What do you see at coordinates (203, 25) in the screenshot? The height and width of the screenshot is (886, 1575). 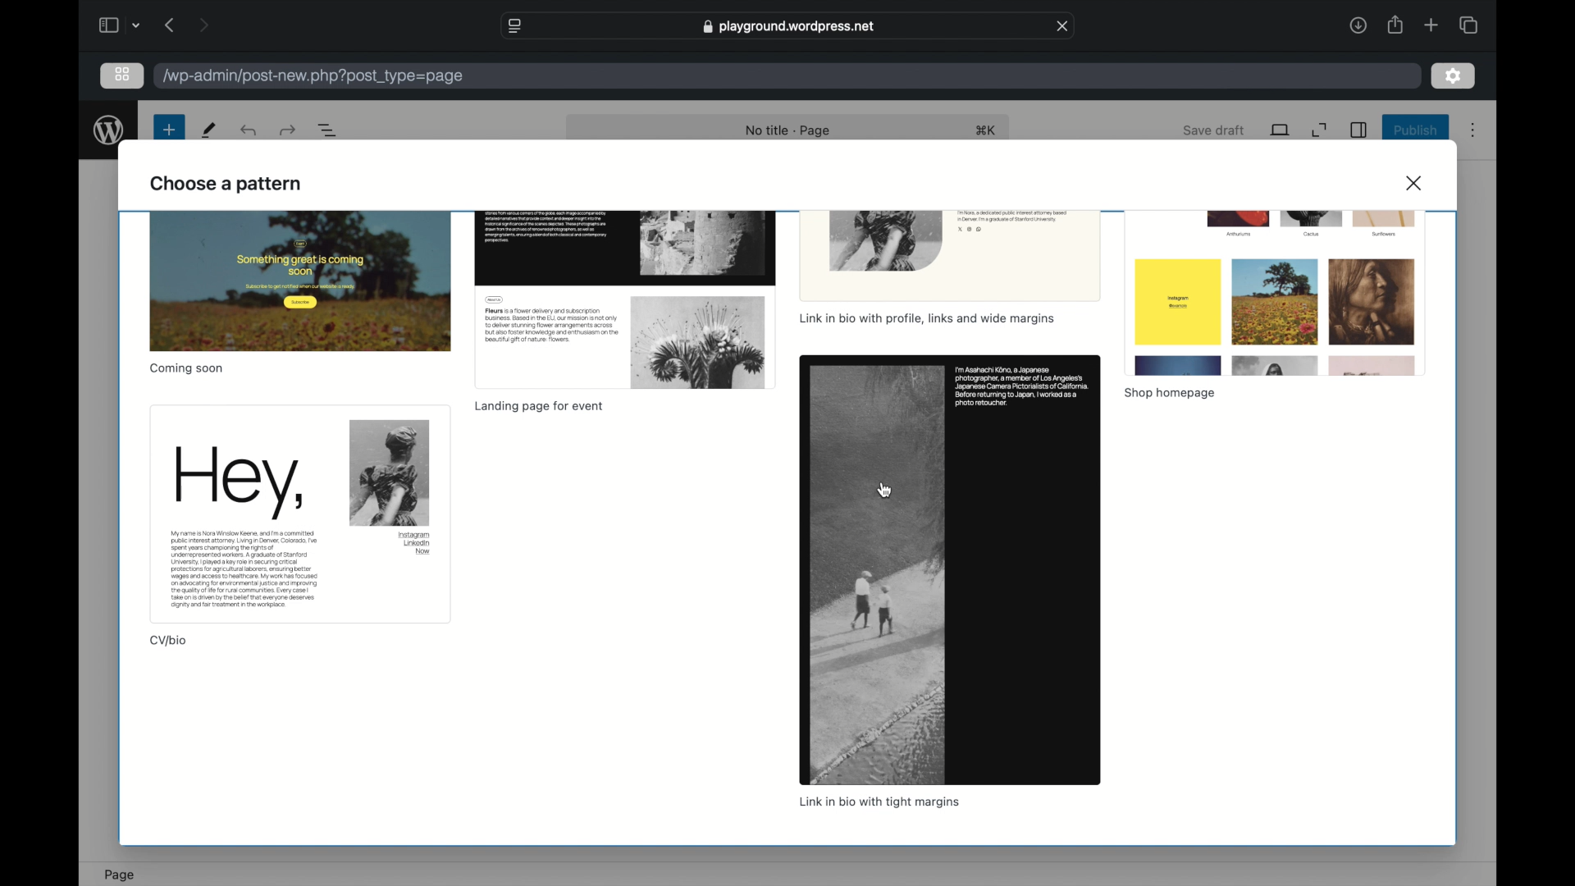 I see `next page` at bounding box center [203, 25].